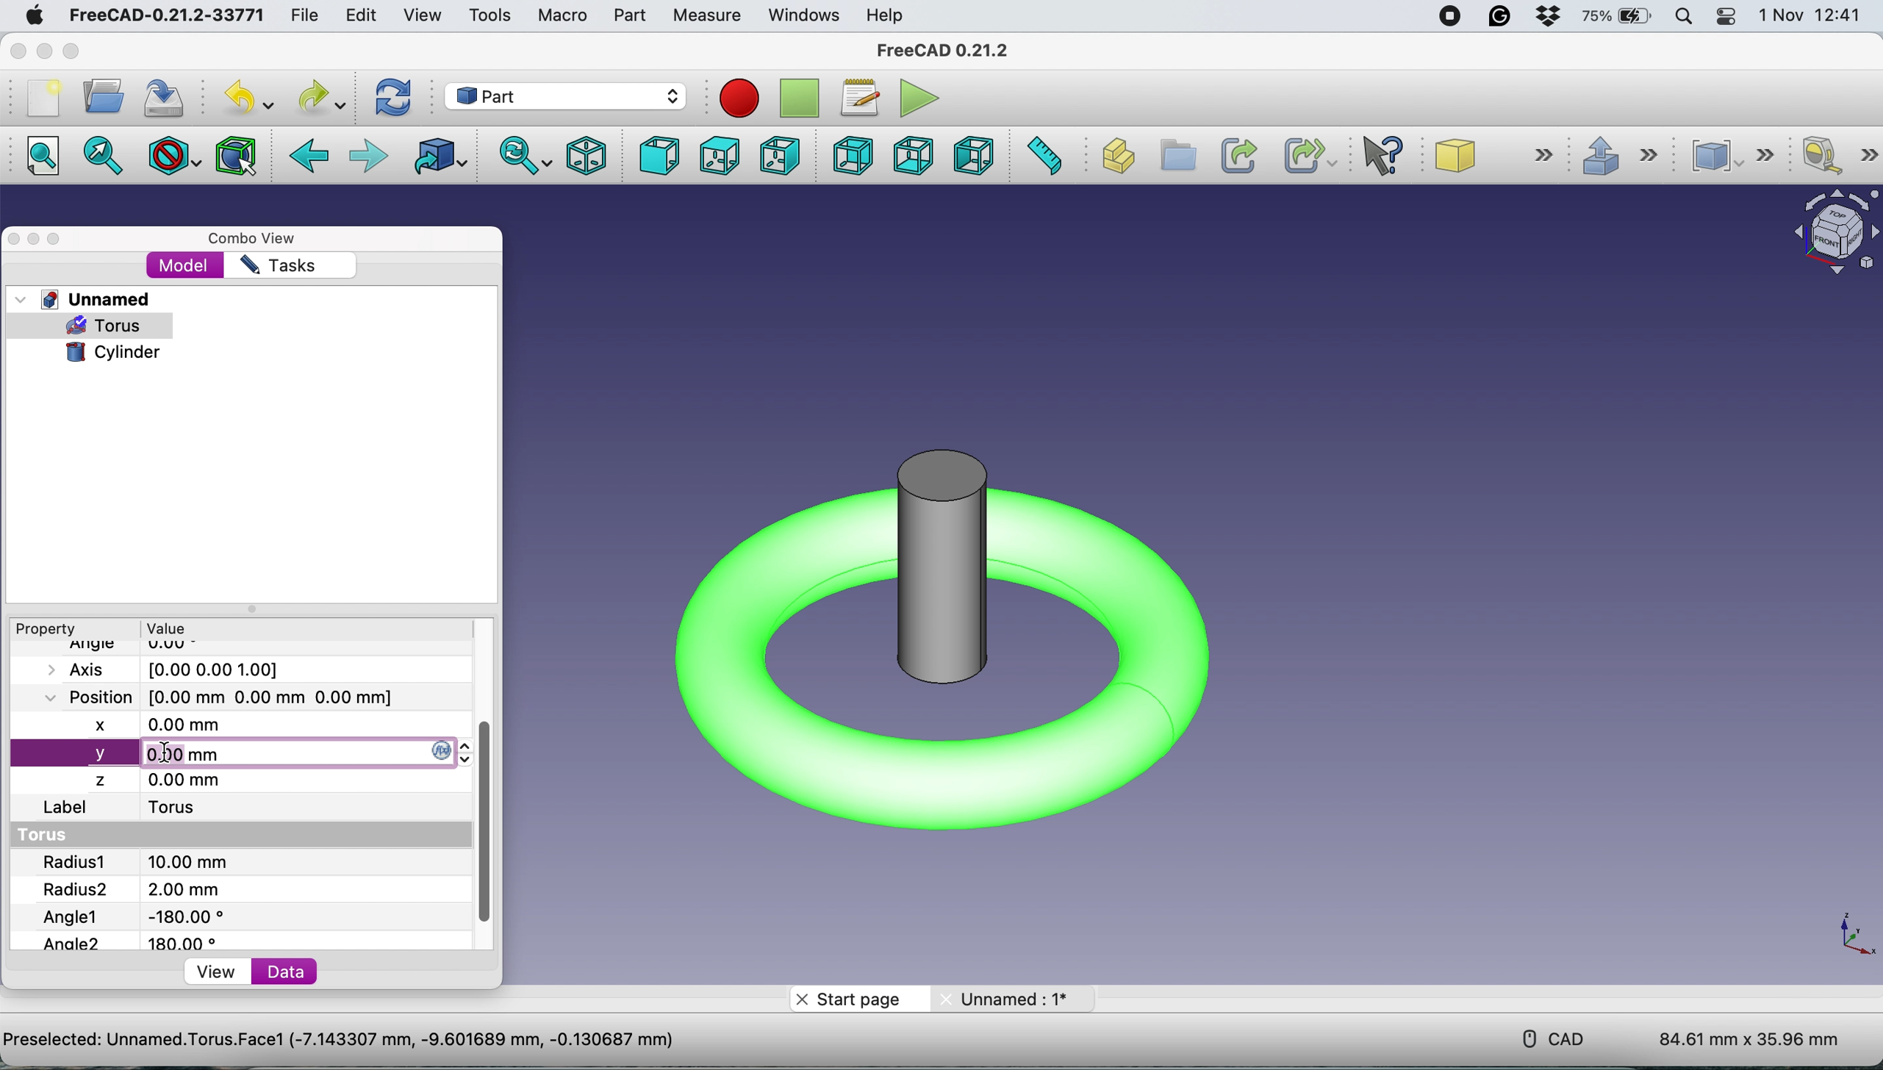 The height and width of the screenshot is (1070, 1883). What do you see at coordinates (172, 724) in the screenshot?
I see `x axis` at bounding box center [172, 724].